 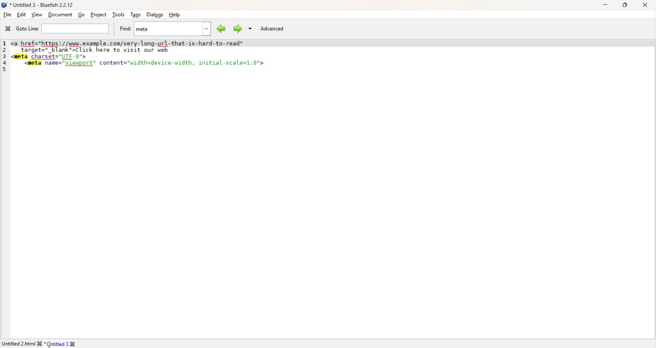 I want to click on Untitled 3, so click(x=57, y=343).